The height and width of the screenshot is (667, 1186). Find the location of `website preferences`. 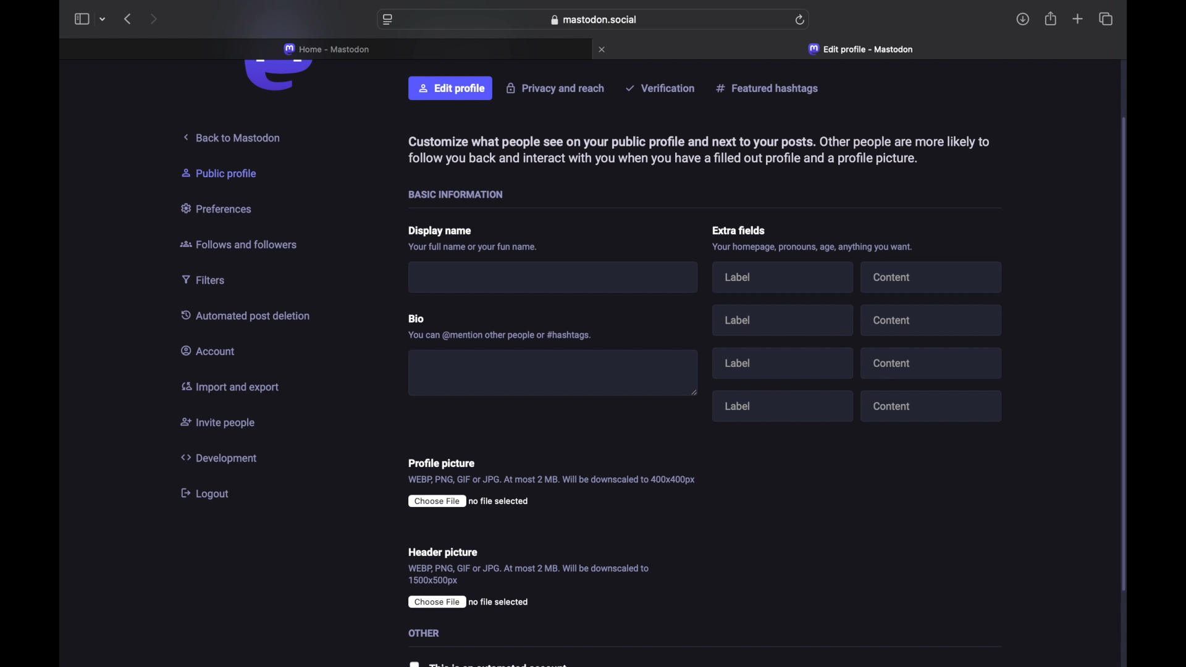

website preferences is located at coordinates (387, 20).